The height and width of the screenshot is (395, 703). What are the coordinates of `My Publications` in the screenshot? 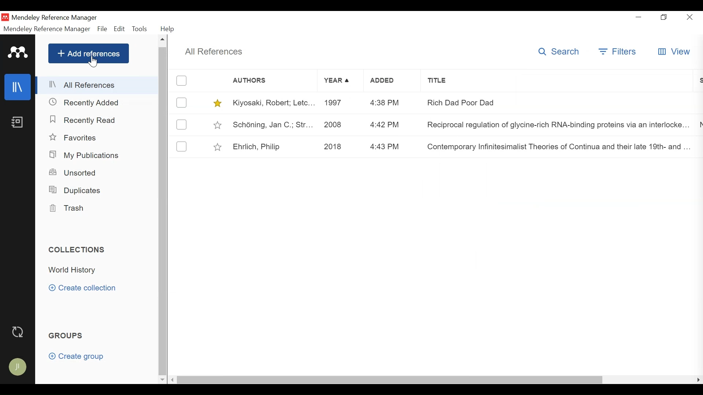 It's located at (85, 155).